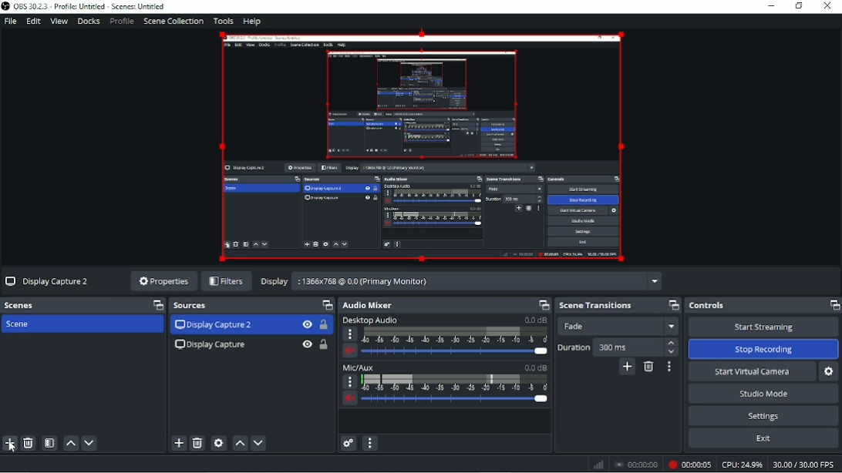 Image resolution: width=842 pixels, height=473 pixels. What do you see at coordinates (49, 282) in the screenshot?
I see `Display Capture 2` at bounding box center [49, 282].